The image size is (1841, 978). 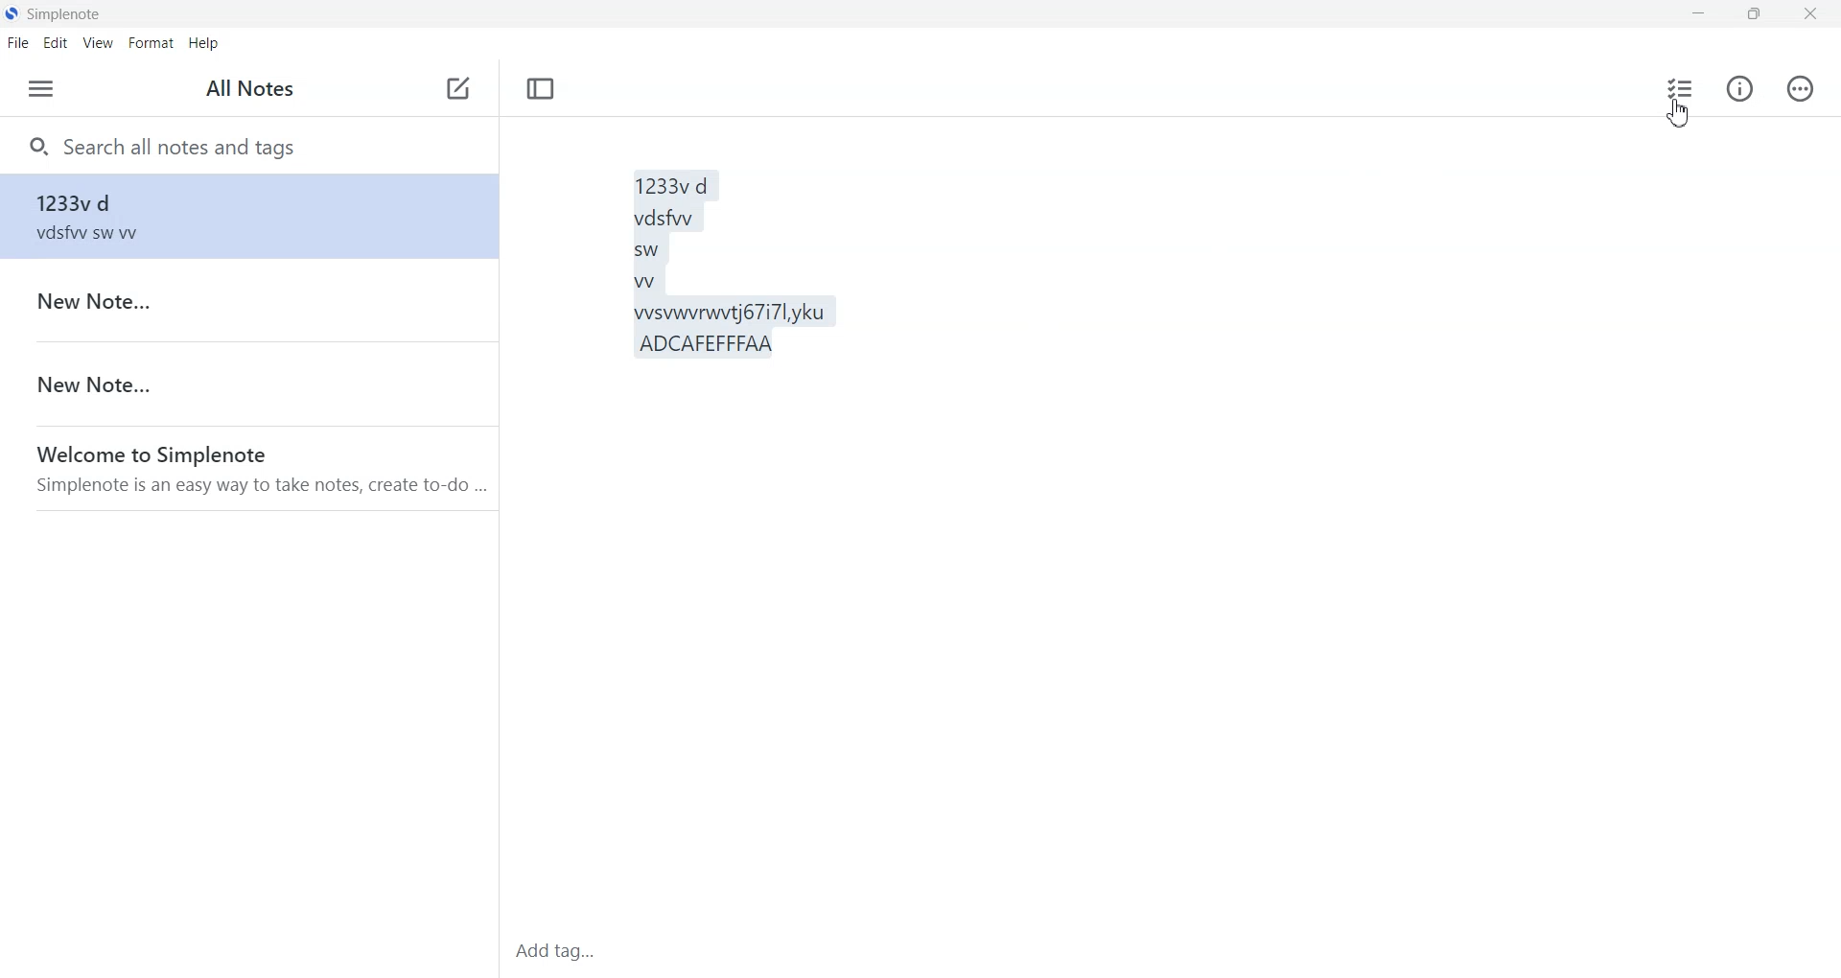 I want to click on New Note , so click(x=247, y=300).